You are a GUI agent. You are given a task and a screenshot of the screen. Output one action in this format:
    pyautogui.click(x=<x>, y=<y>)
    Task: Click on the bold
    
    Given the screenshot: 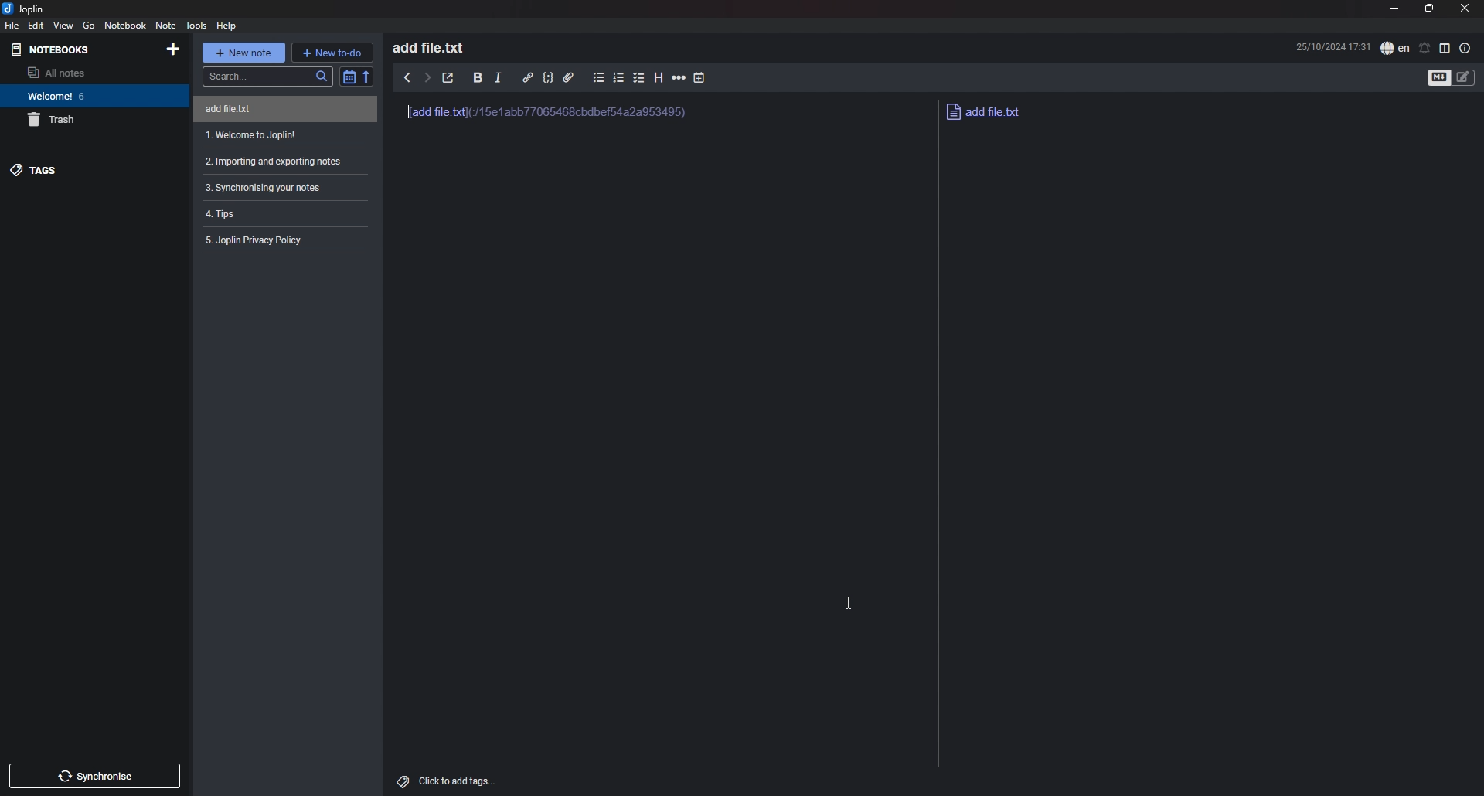 What is the action you would take?
    pyautogui.click(x=478, y=77)
    